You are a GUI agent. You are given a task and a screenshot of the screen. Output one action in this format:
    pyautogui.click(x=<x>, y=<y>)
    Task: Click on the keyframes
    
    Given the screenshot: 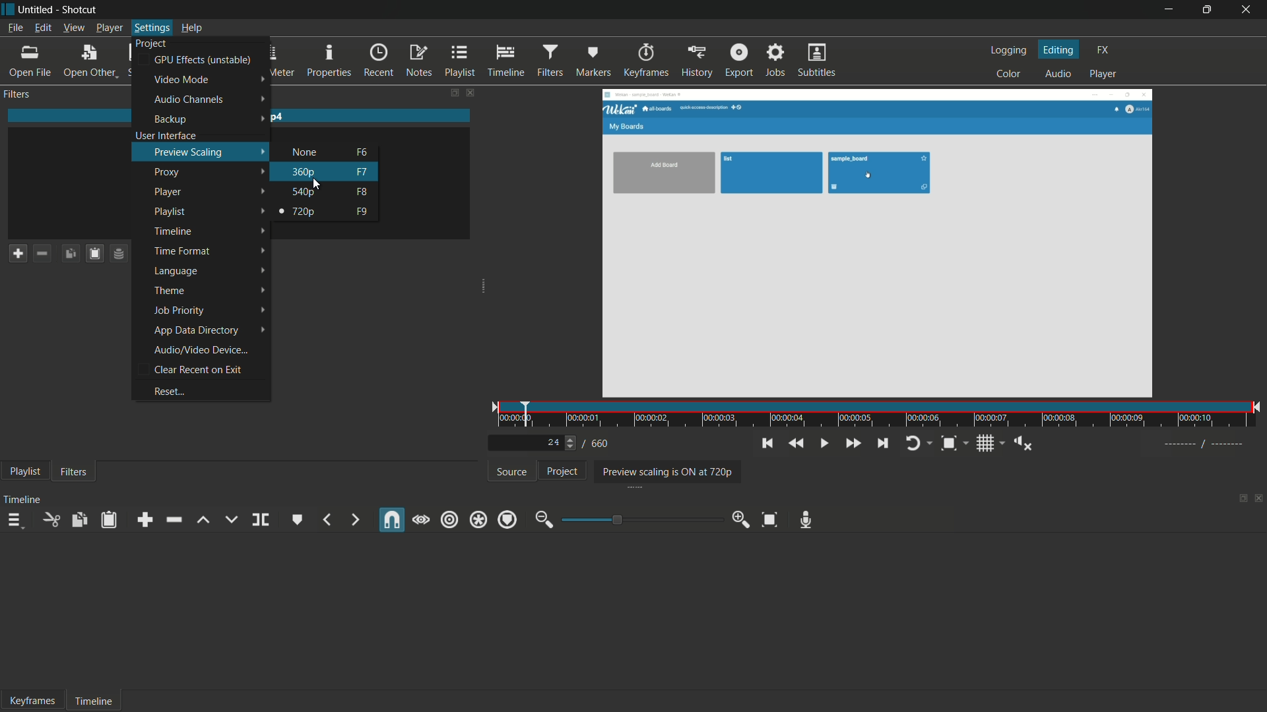 What is the action you would take?
    pyautogui.click(x=34, y=701)
    